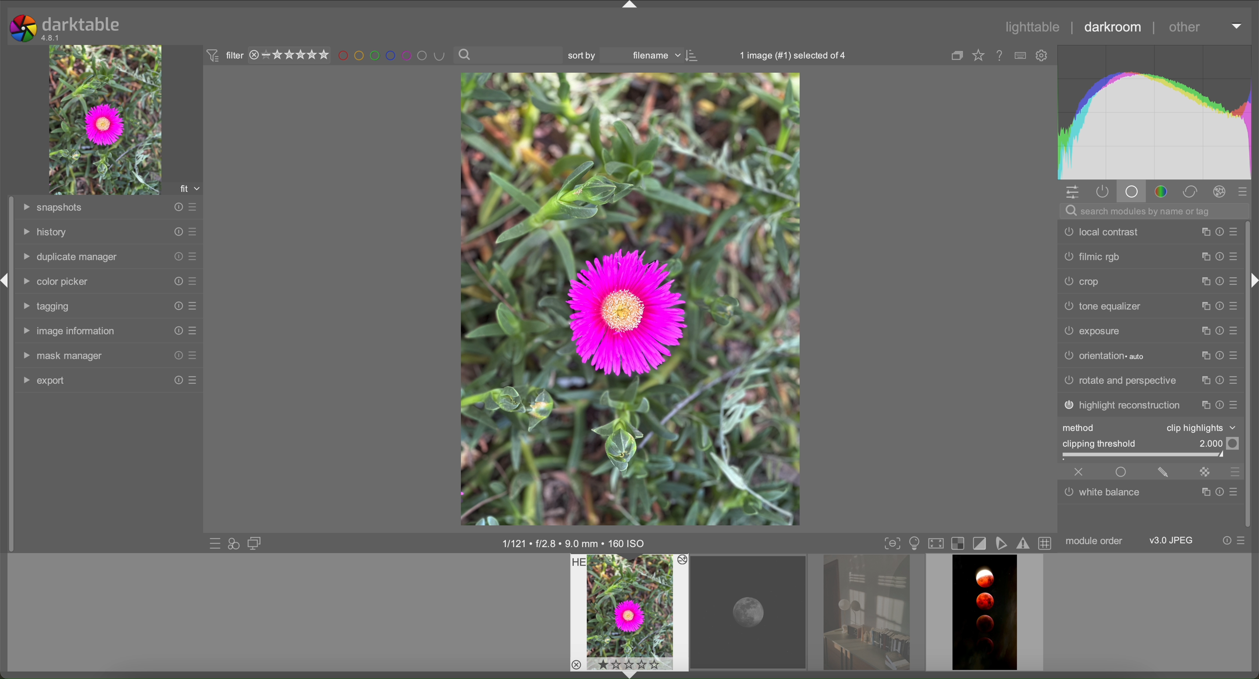  Describe the element at coordinates (1254, 281) in the screenshot. I see `arrow` at that location.